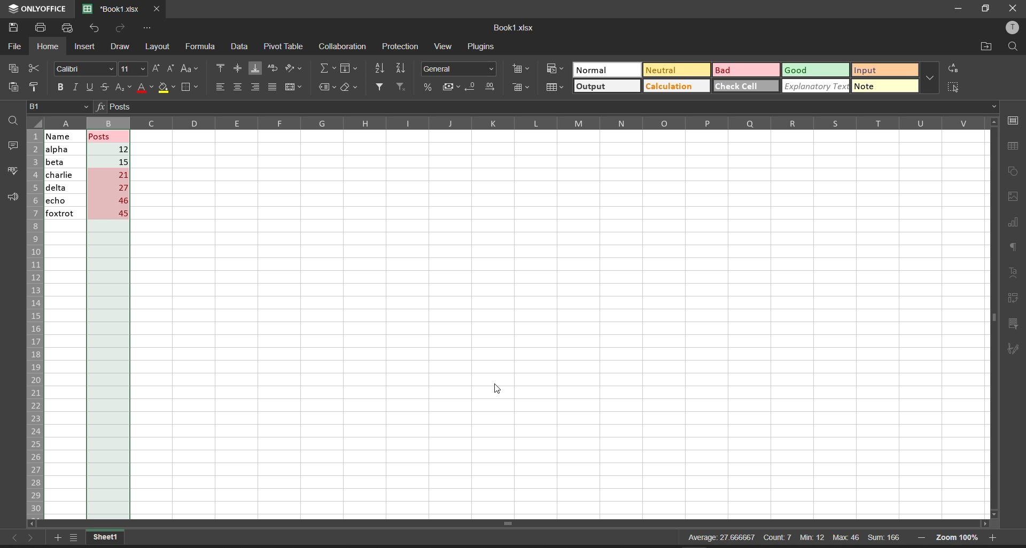  I want to click on select all, so click(39, 123).